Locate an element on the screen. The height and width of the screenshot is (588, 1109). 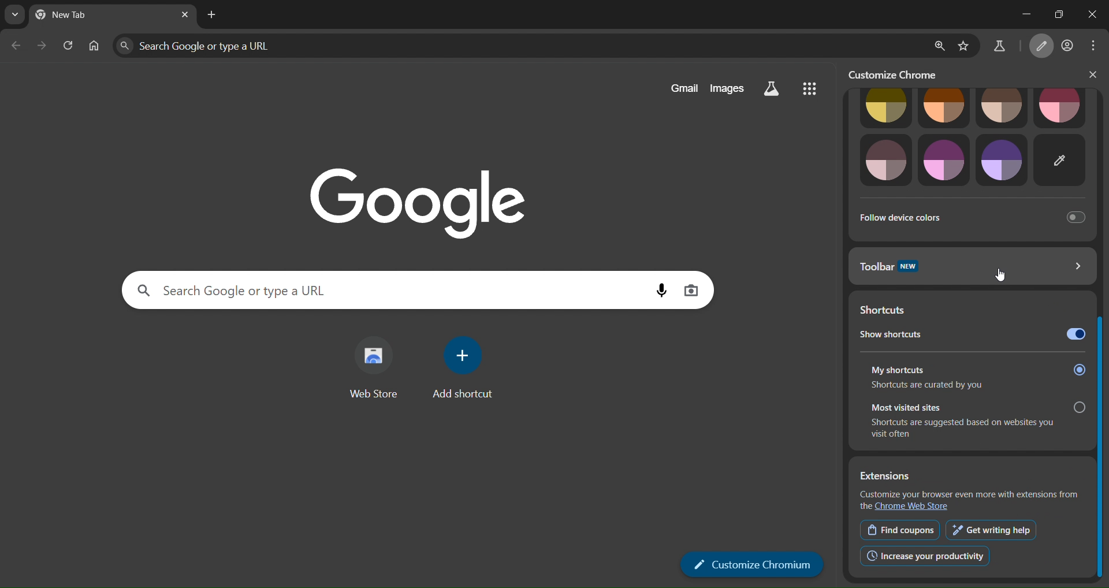
customize chrome is located at coordinates (900, 73).